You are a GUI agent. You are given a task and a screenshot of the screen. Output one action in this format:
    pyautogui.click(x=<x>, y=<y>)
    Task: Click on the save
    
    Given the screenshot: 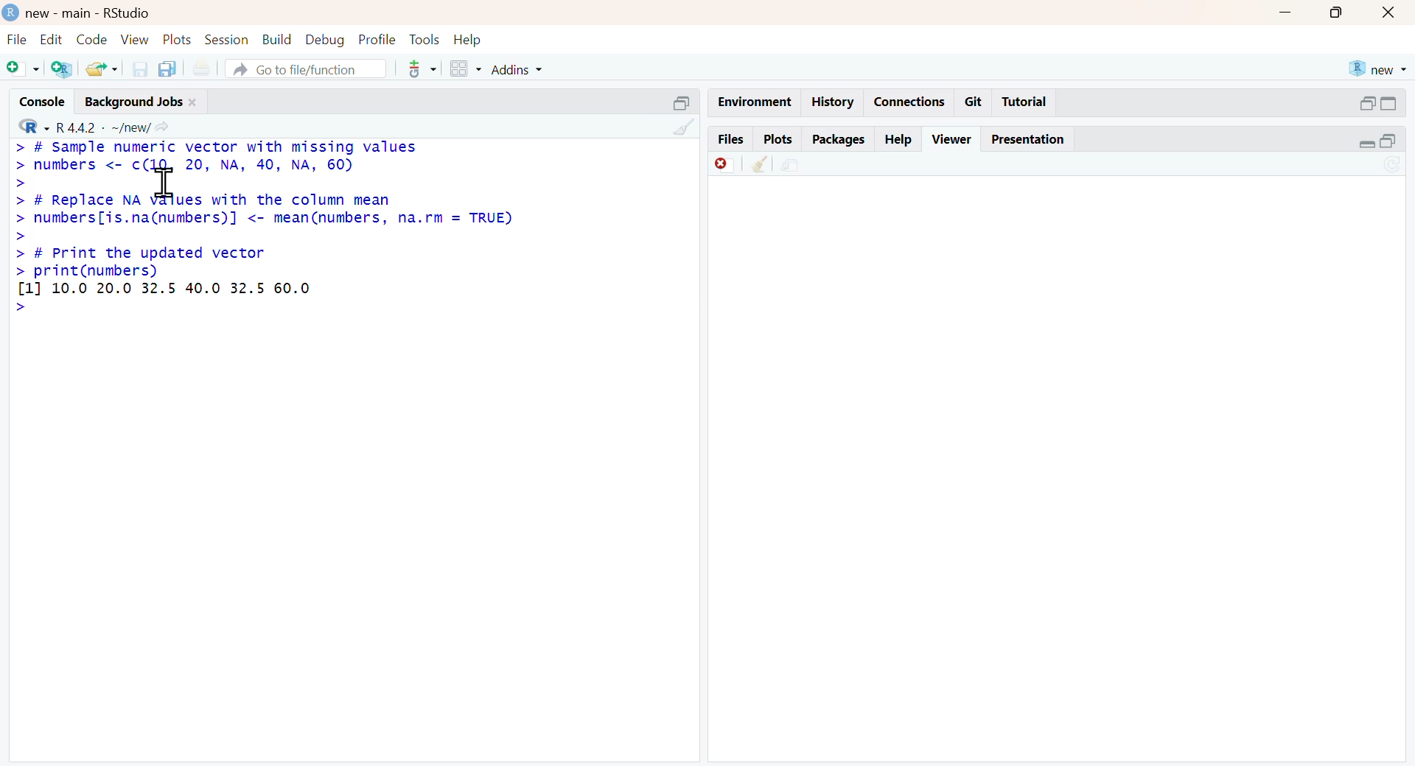 What is the action you would take?
    pyautogui.click(x=141, y=69)
    